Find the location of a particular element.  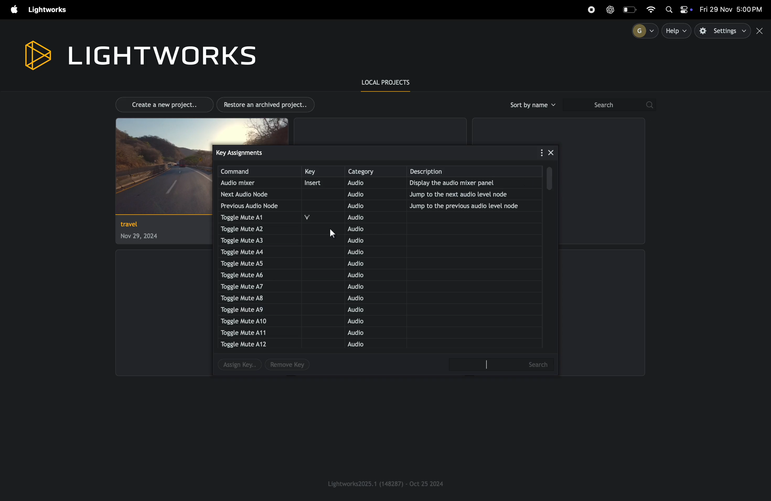

toggle mute A8 is located at coordinates (250, 298).